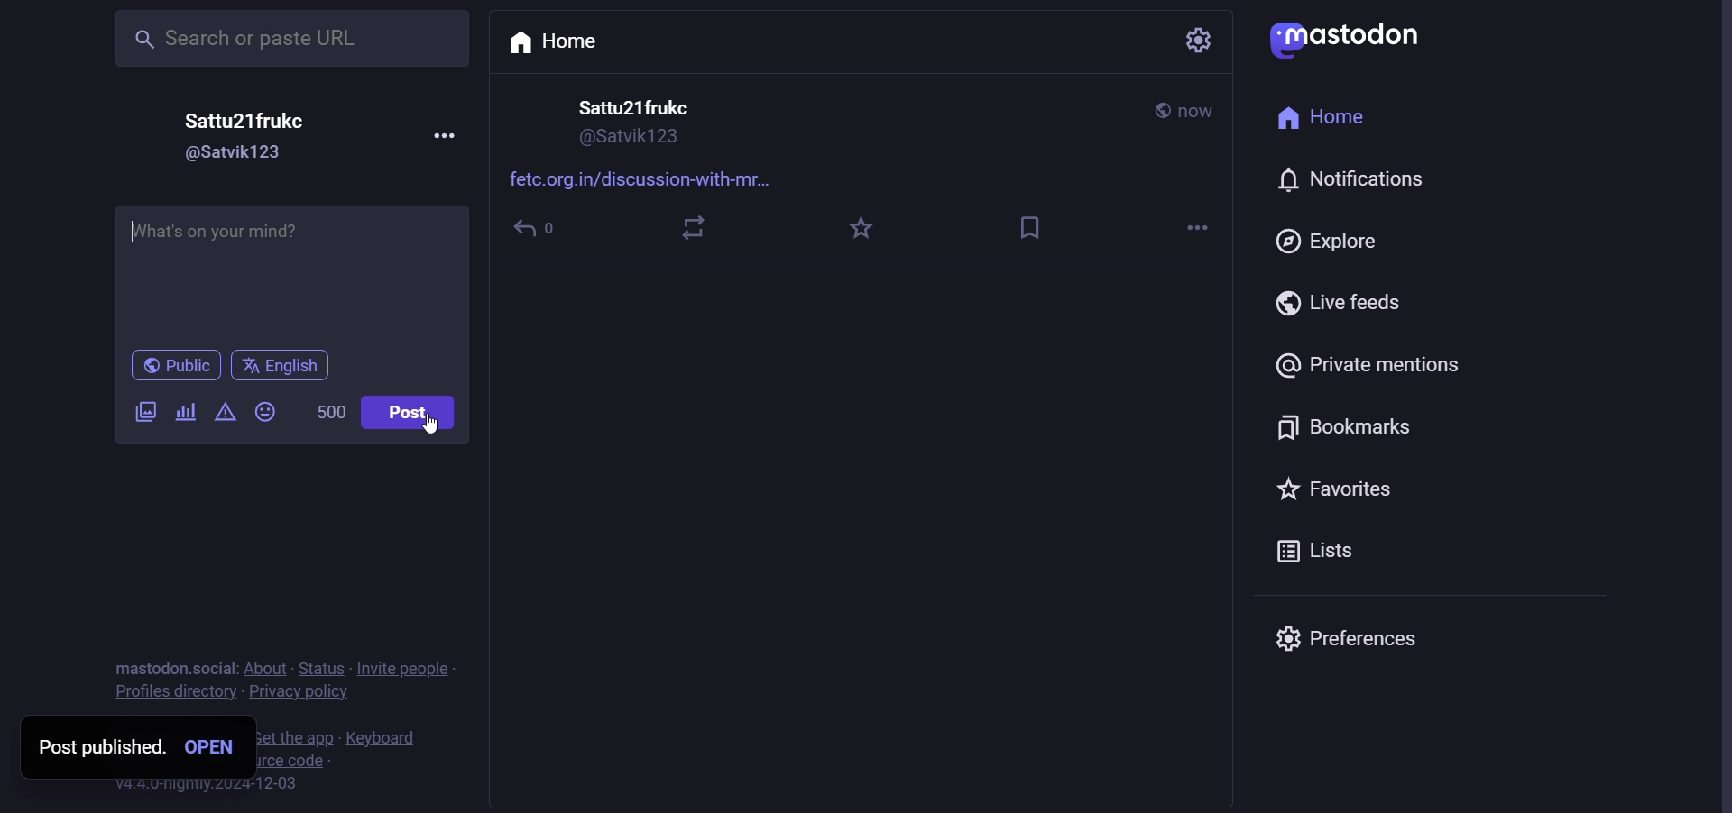  What do you see at coordinates (168, 665) in the screenshot?
I see `mastodon social` at bounding box center [168, 665].